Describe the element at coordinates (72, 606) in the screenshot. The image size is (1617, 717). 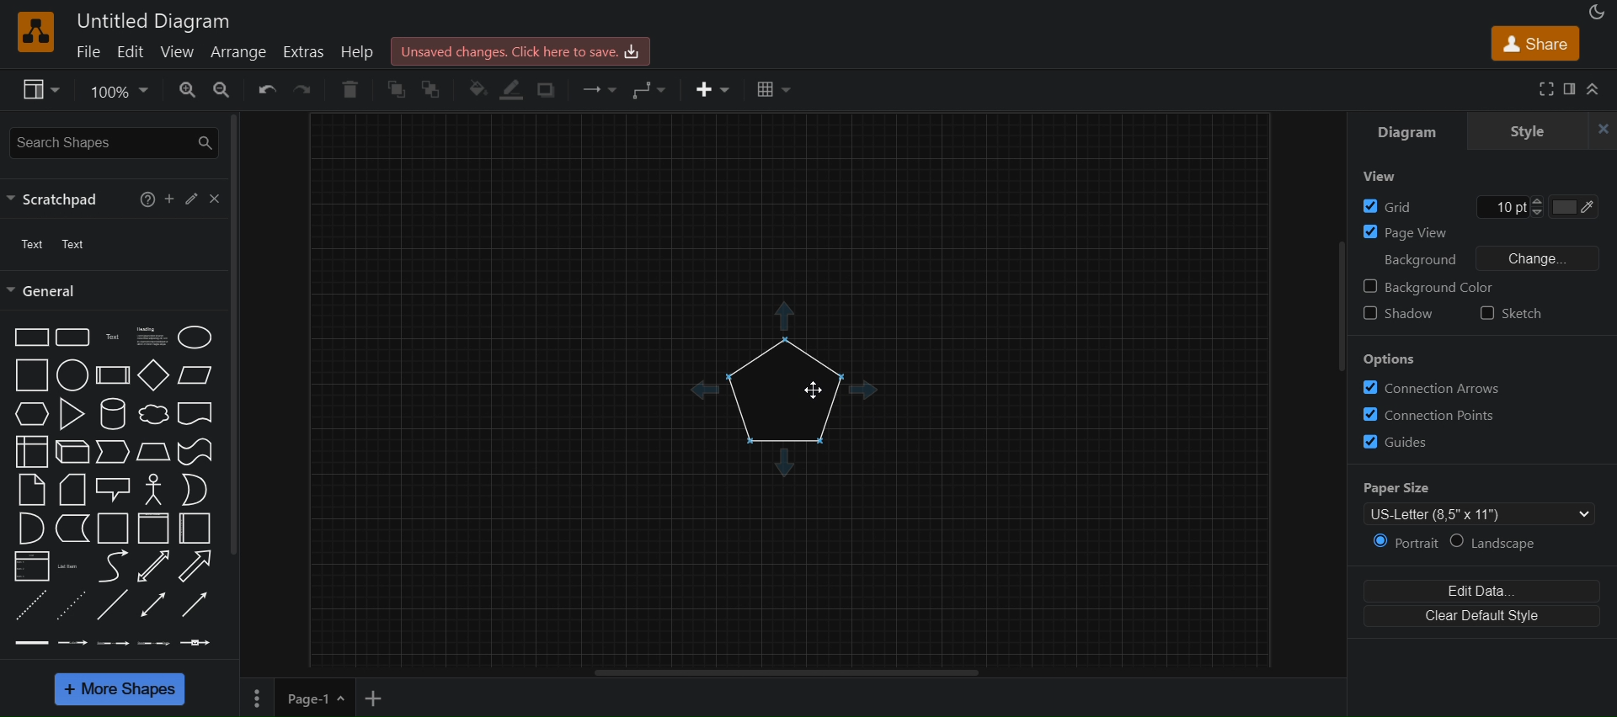
I see `Dotted line` at that location.